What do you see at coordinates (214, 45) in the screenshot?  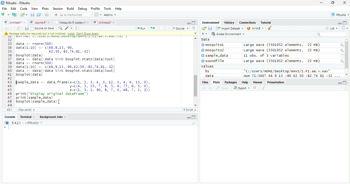 I see `mosquito1` at bounding box center [214, 45].